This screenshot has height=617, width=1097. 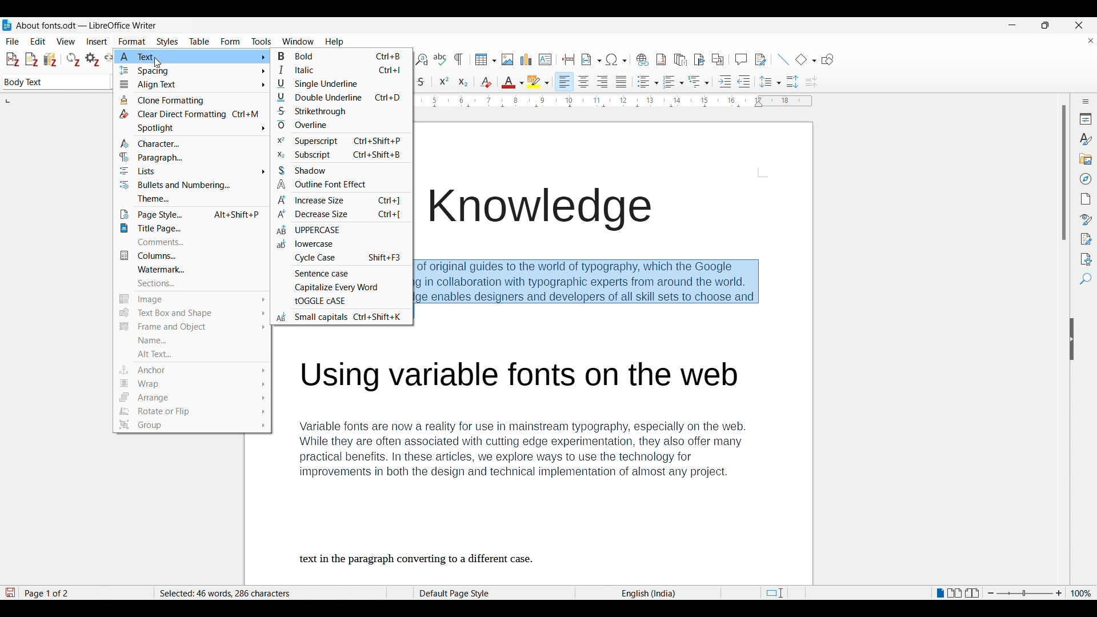 I want to click on Close interface, so click(x=1079, y=25).